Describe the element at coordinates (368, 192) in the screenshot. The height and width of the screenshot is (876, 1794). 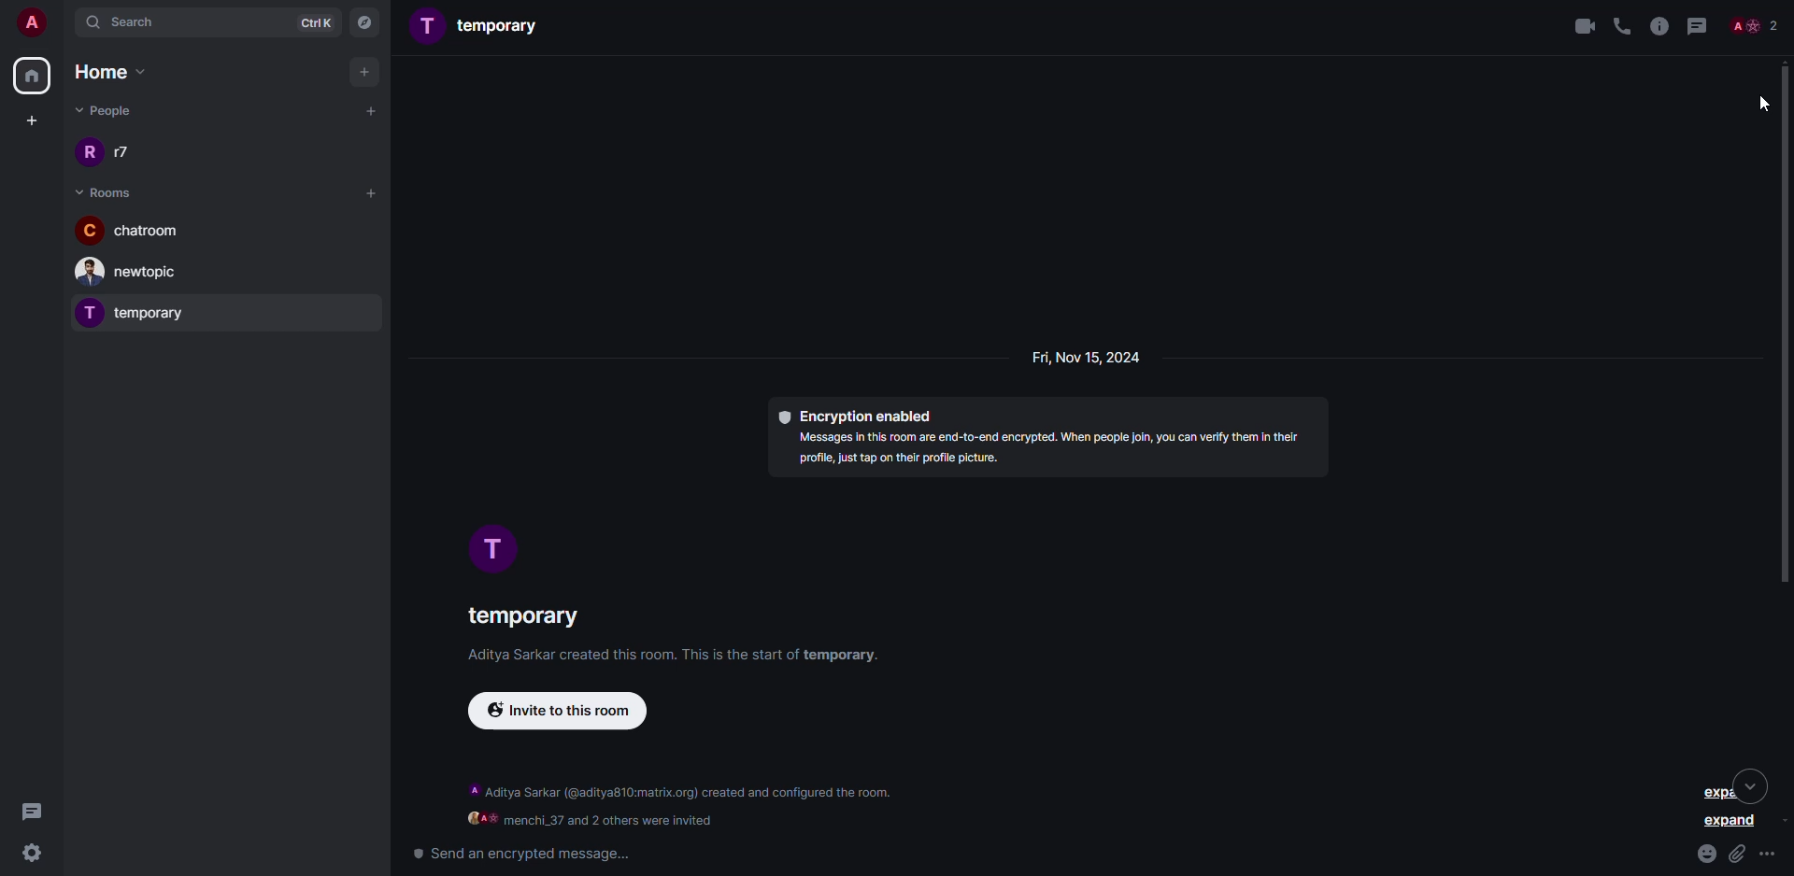
I see `add` at that location.